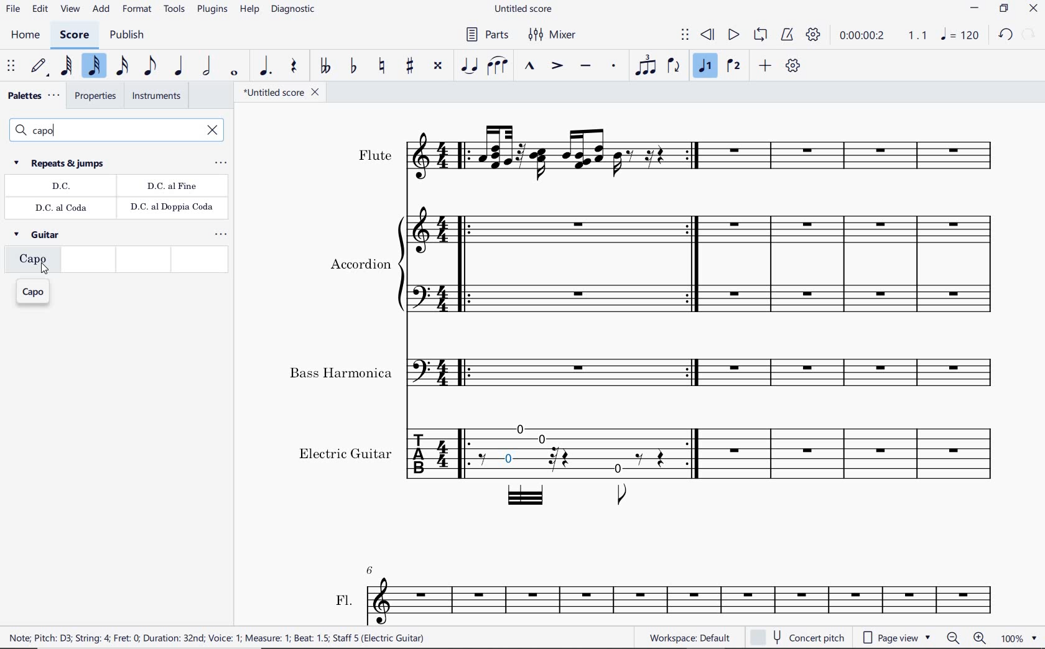 This screenshot has height=649, width=1045. Describe the element at coordinates (684, 35) in the screenshot. I see `select to move` at that location.